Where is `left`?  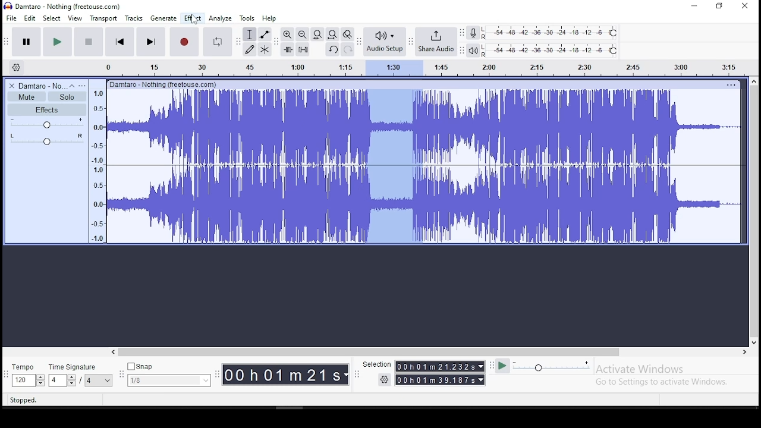 left is located at coordinates (112, 352).